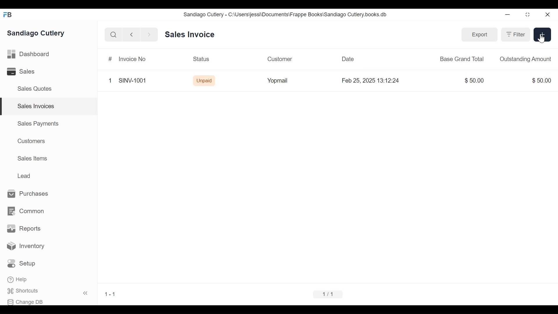  What do you see at coordinates (330, 294) in the screenshot?
I see `1/1` at bounding box center [330, 294].